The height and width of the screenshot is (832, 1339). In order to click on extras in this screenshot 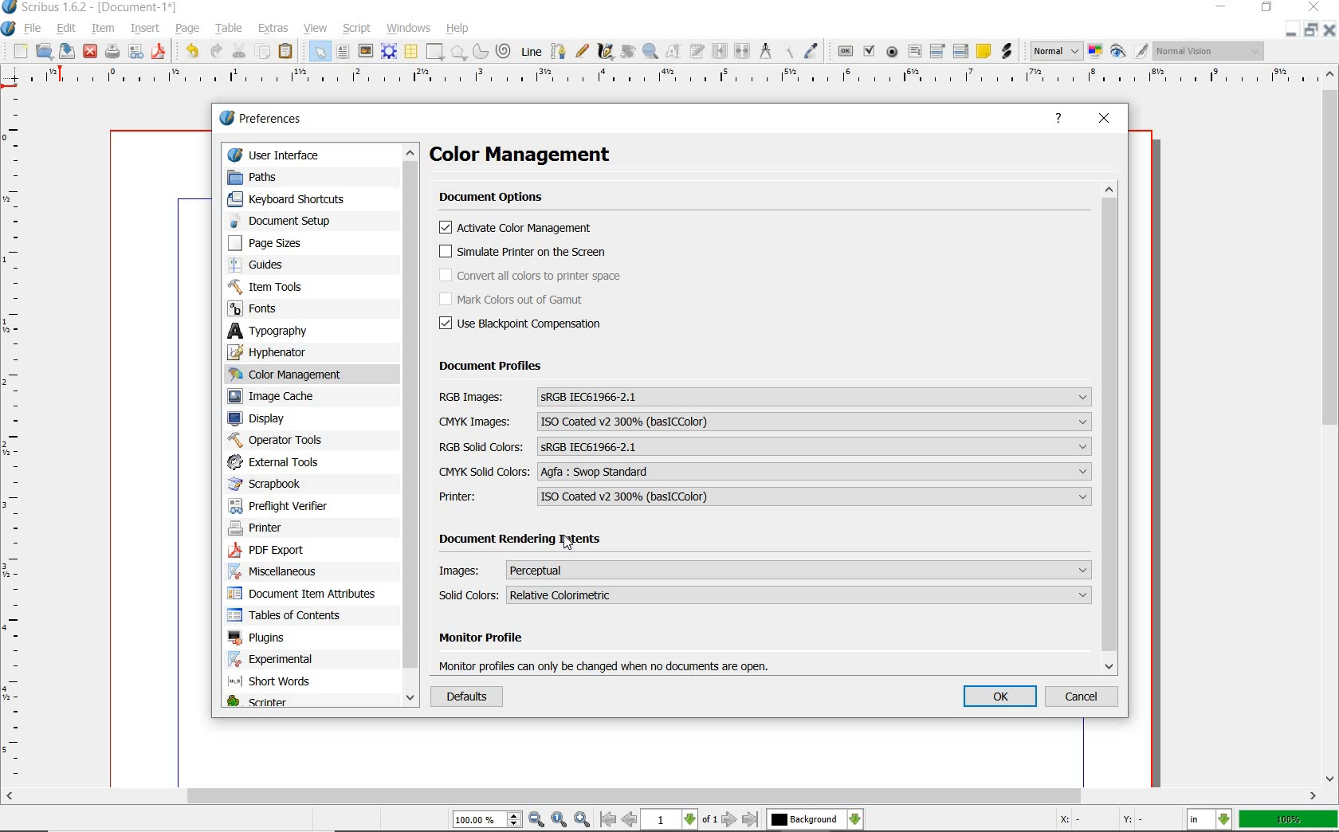, I will do `click(275, 29)`.